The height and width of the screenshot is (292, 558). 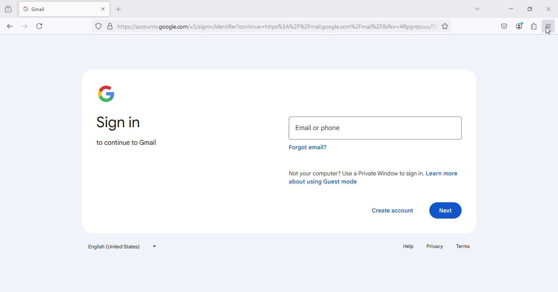 What do you see at coordinates (446, 210) in the screenshot?
I see `next` at bounding box center [446, 210].